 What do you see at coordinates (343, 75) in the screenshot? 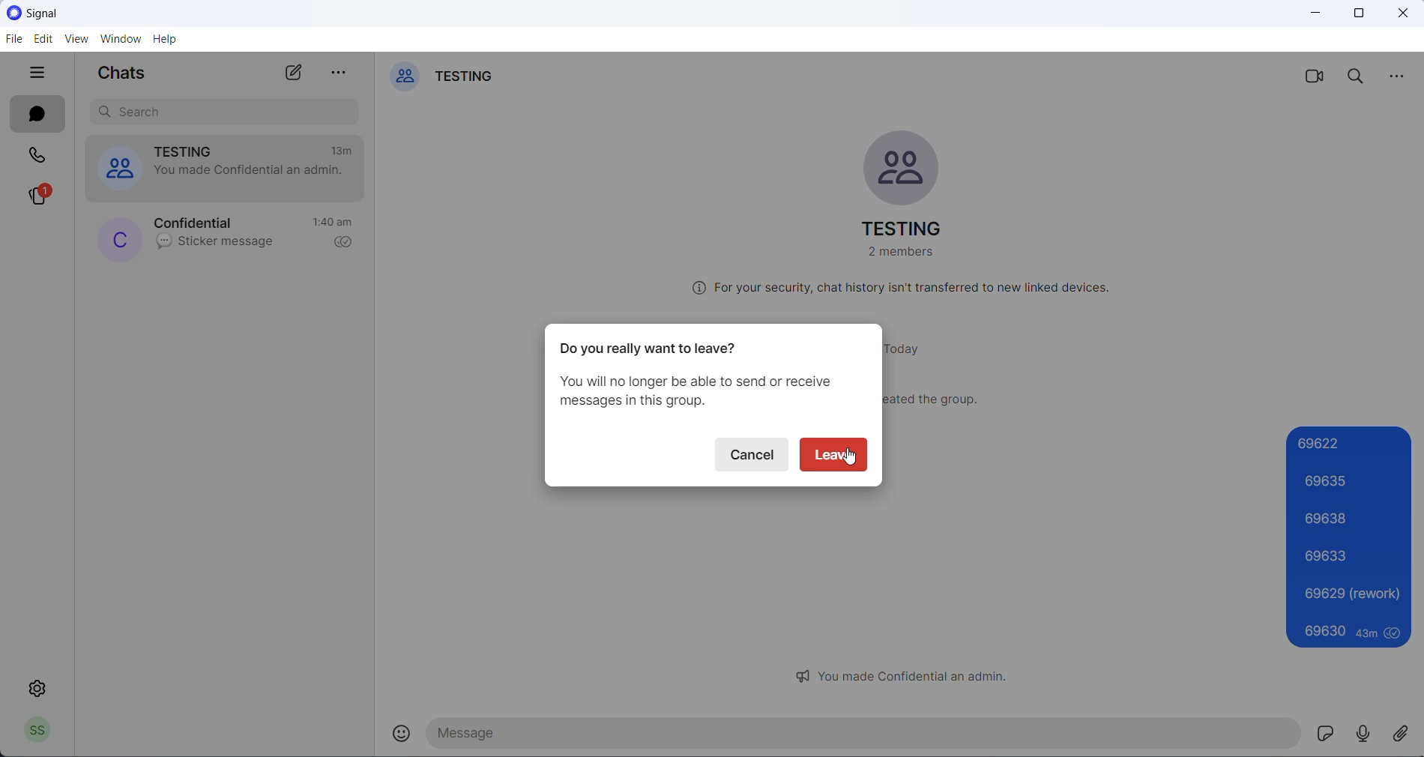
I see `more options` at bounding box center [343, 75].